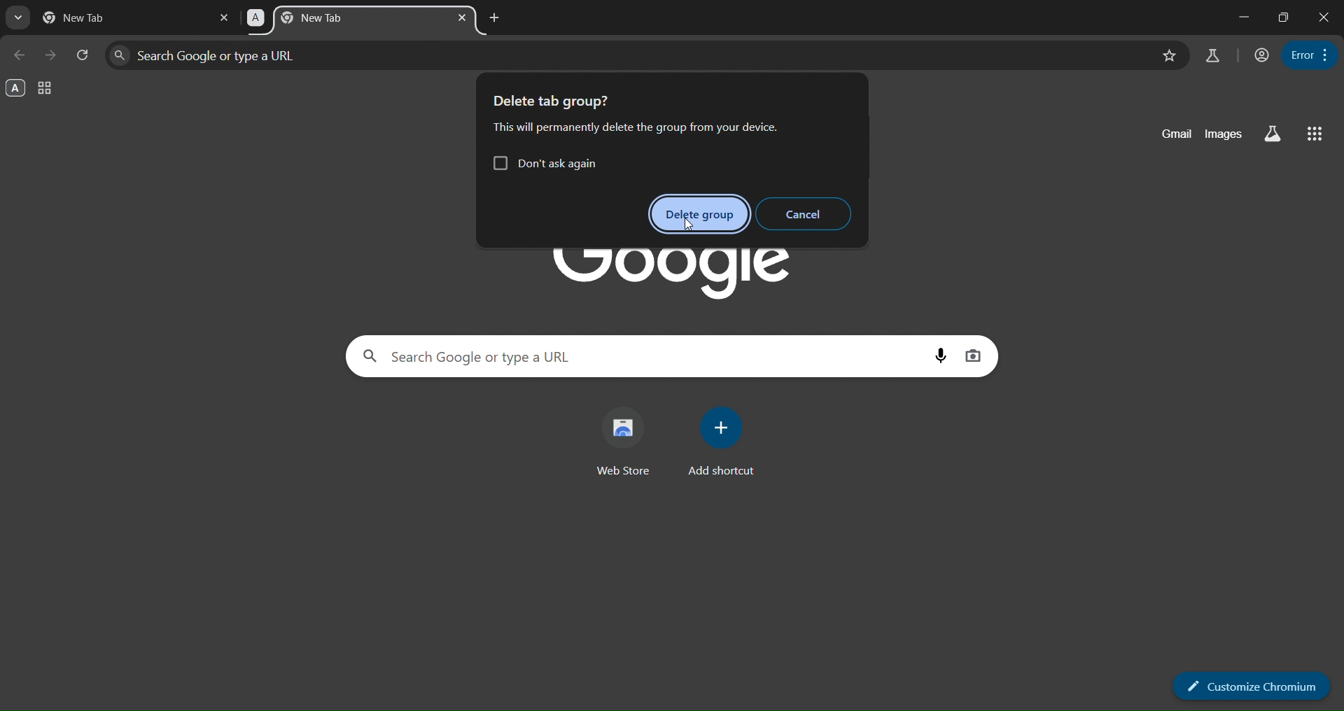 This screenshot has height=711, width=1344. Describe the element at coordinates (974, 355) in the screenshot. I see `image search` at that location.